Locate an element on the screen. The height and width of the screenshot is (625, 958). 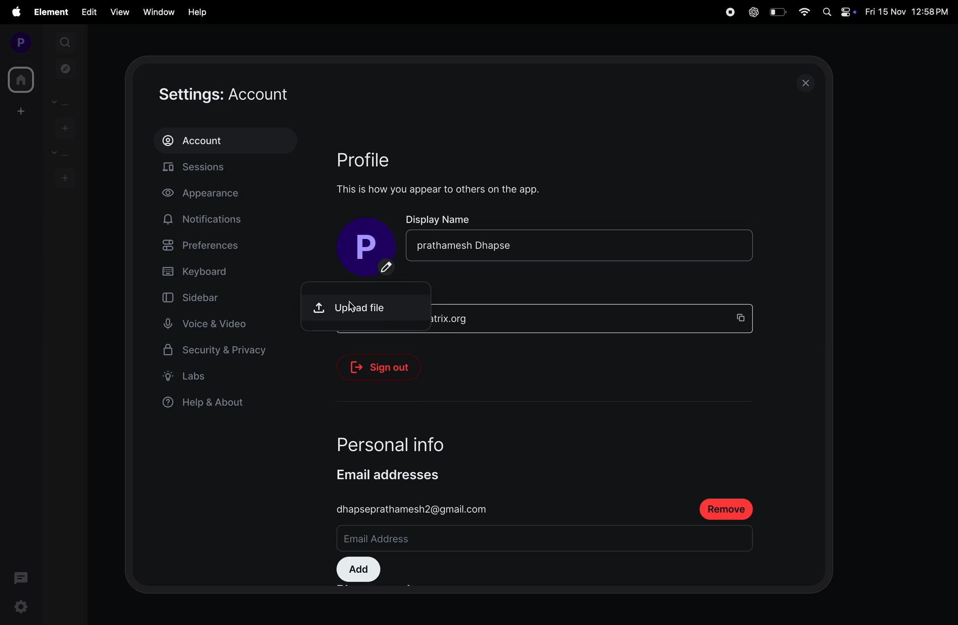
apple widgets is located at coordinates (839, 11).